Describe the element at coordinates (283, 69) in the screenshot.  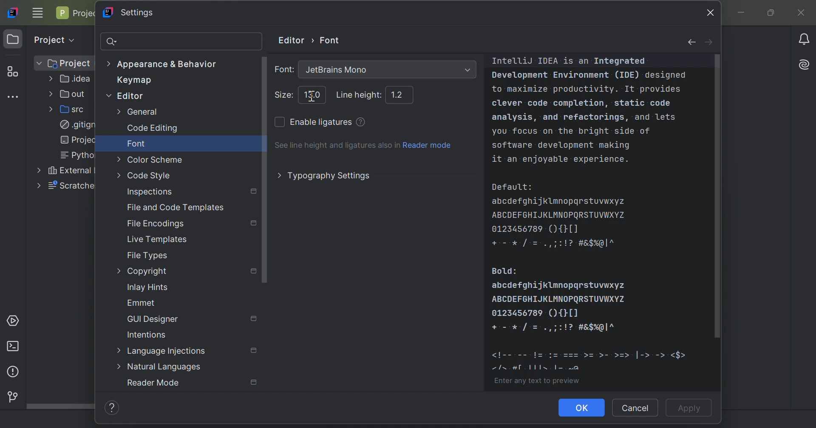
I see `Font:` at that location.